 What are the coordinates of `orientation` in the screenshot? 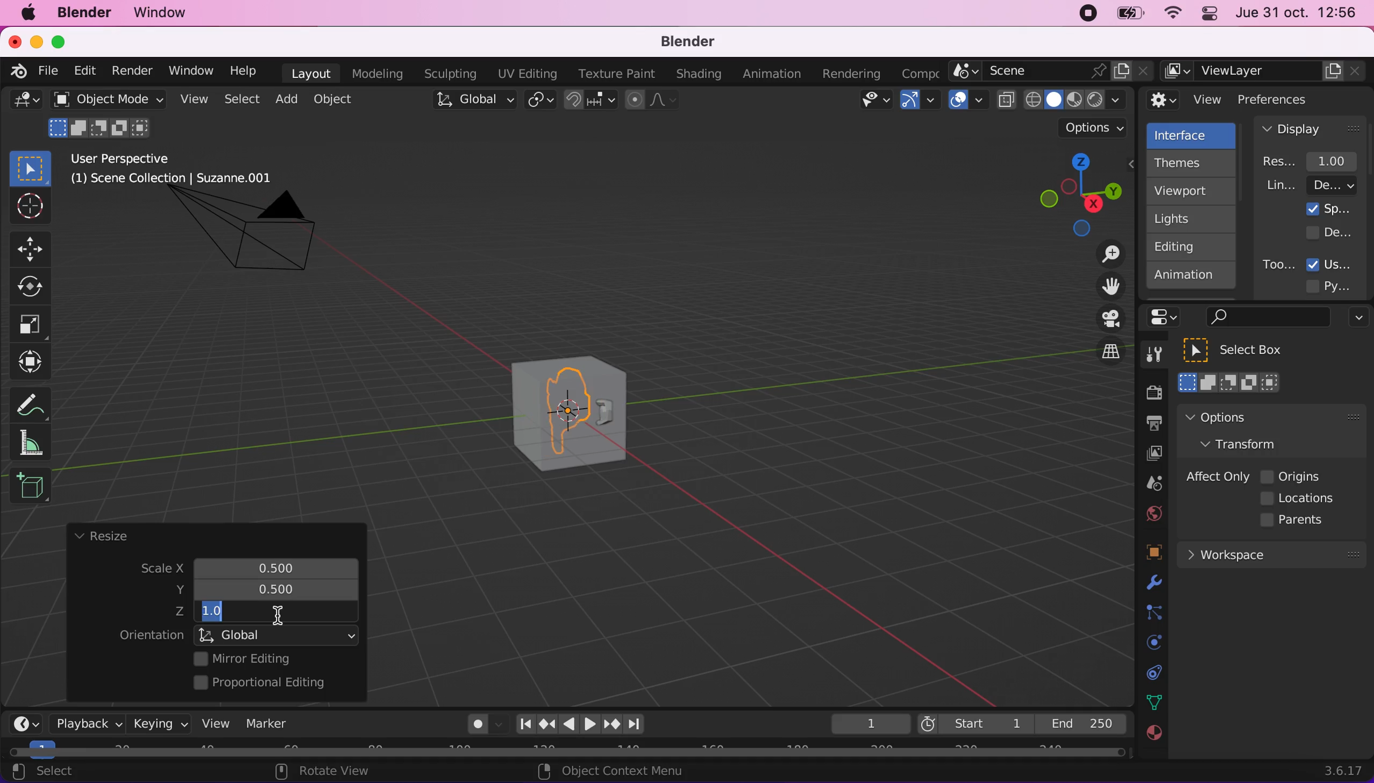 It's located at (233, 637).